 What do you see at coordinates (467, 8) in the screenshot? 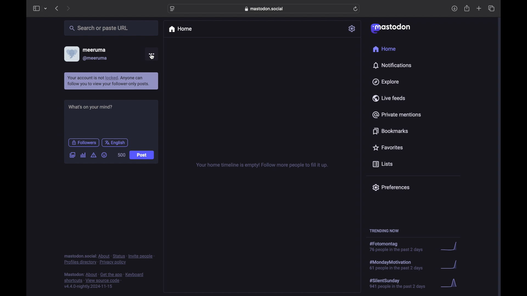
I see `share` at bounding box center [467, 8].